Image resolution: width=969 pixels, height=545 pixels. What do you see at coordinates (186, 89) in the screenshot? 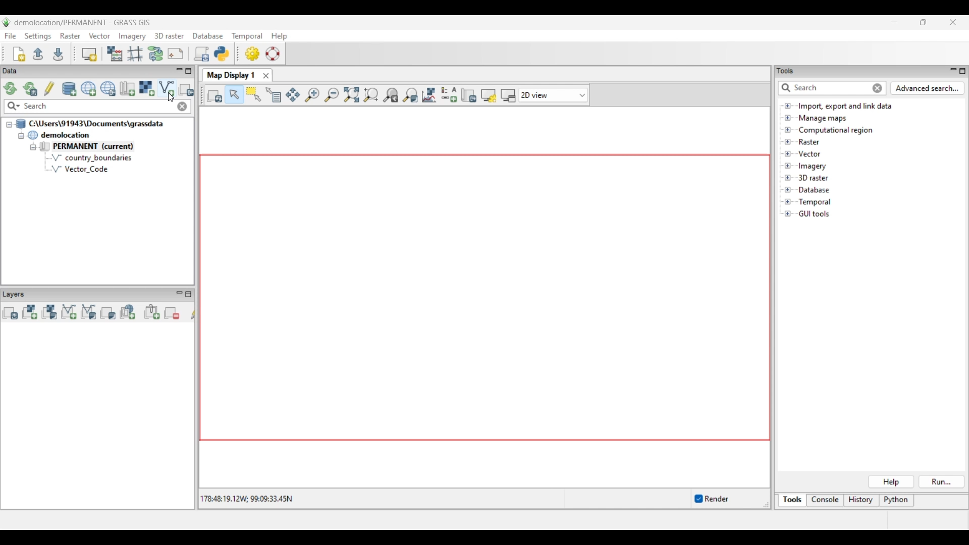
I see `Select another import option` at bounding box center [186, 89].